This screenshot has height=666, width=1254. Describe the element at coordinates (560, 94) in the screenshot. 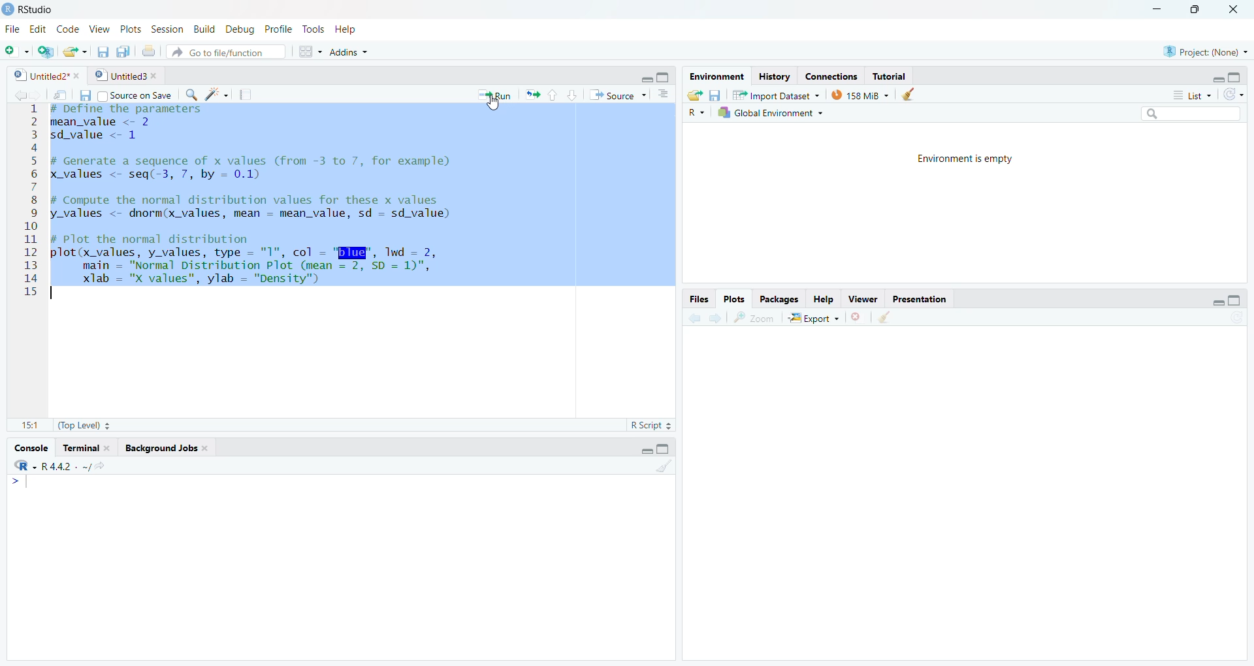

I see `` at that location.